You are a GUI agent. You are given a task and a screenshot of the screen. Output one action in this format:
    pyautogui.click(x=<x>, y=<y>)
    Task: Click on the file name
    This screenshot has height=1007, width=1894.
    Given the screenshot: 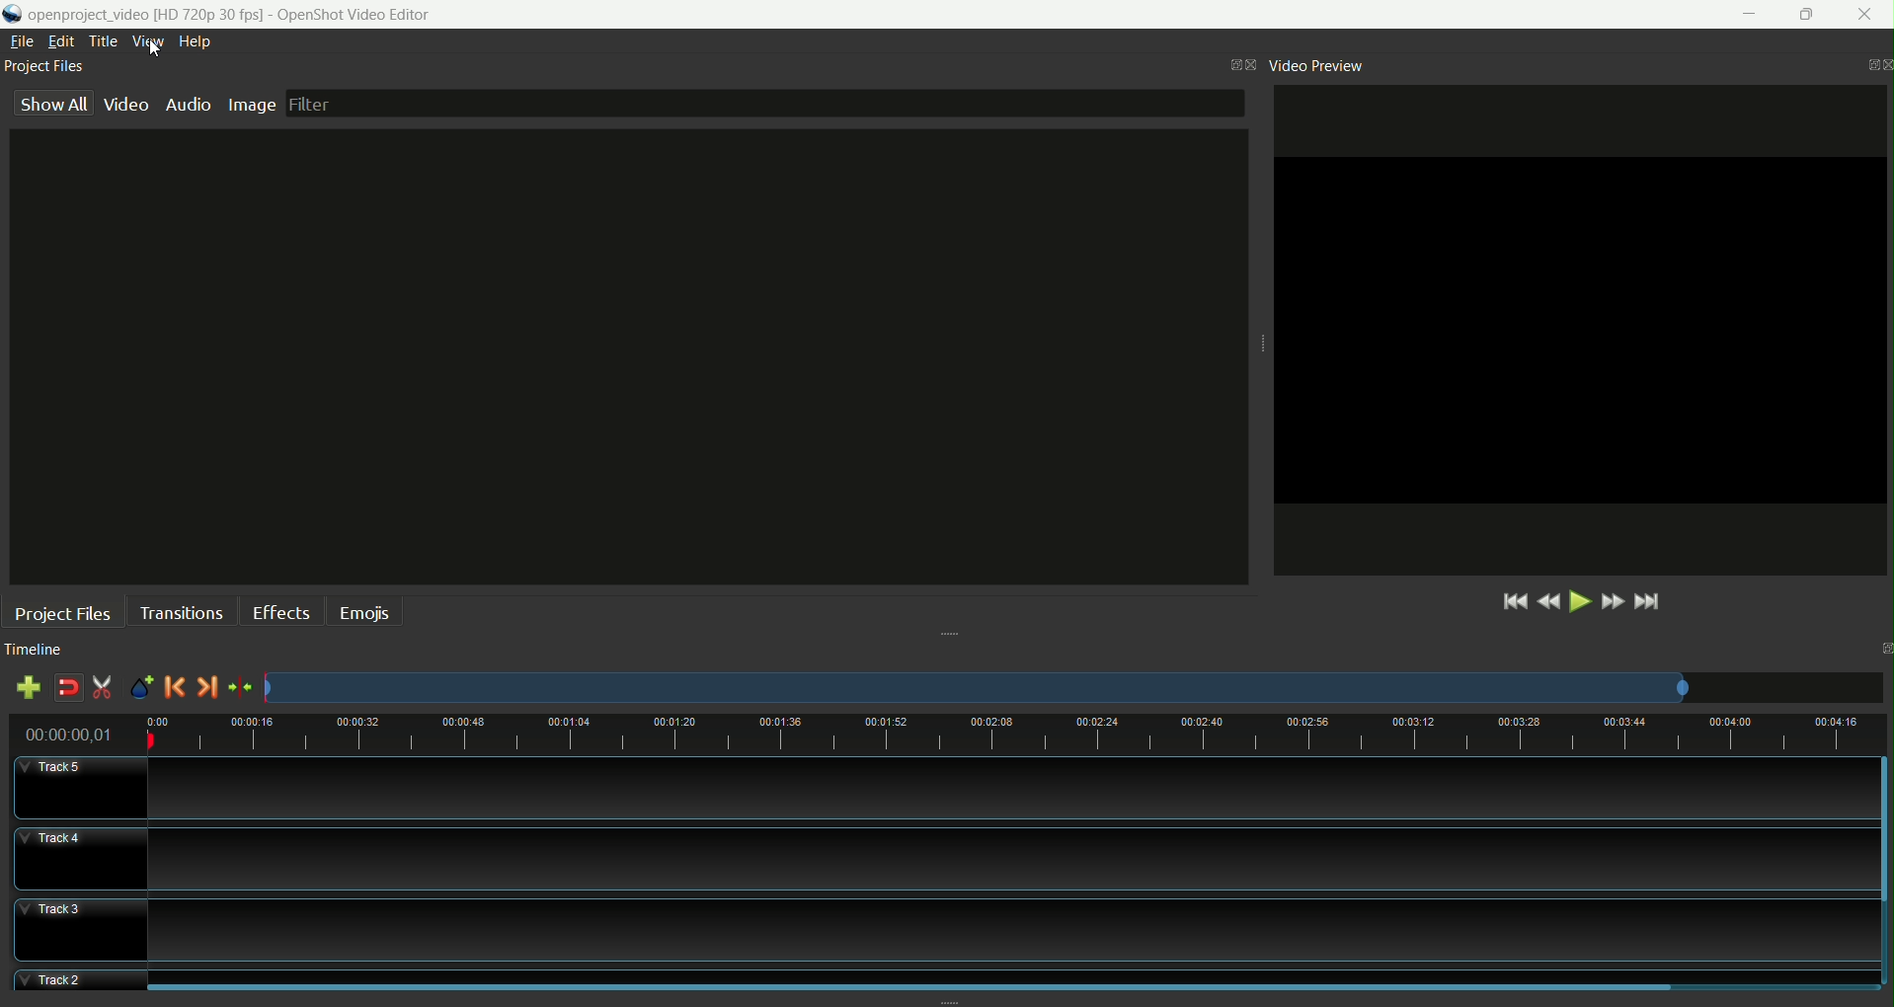 What is the action you would take?
    pyautogui.click(x=246, y=15)
    